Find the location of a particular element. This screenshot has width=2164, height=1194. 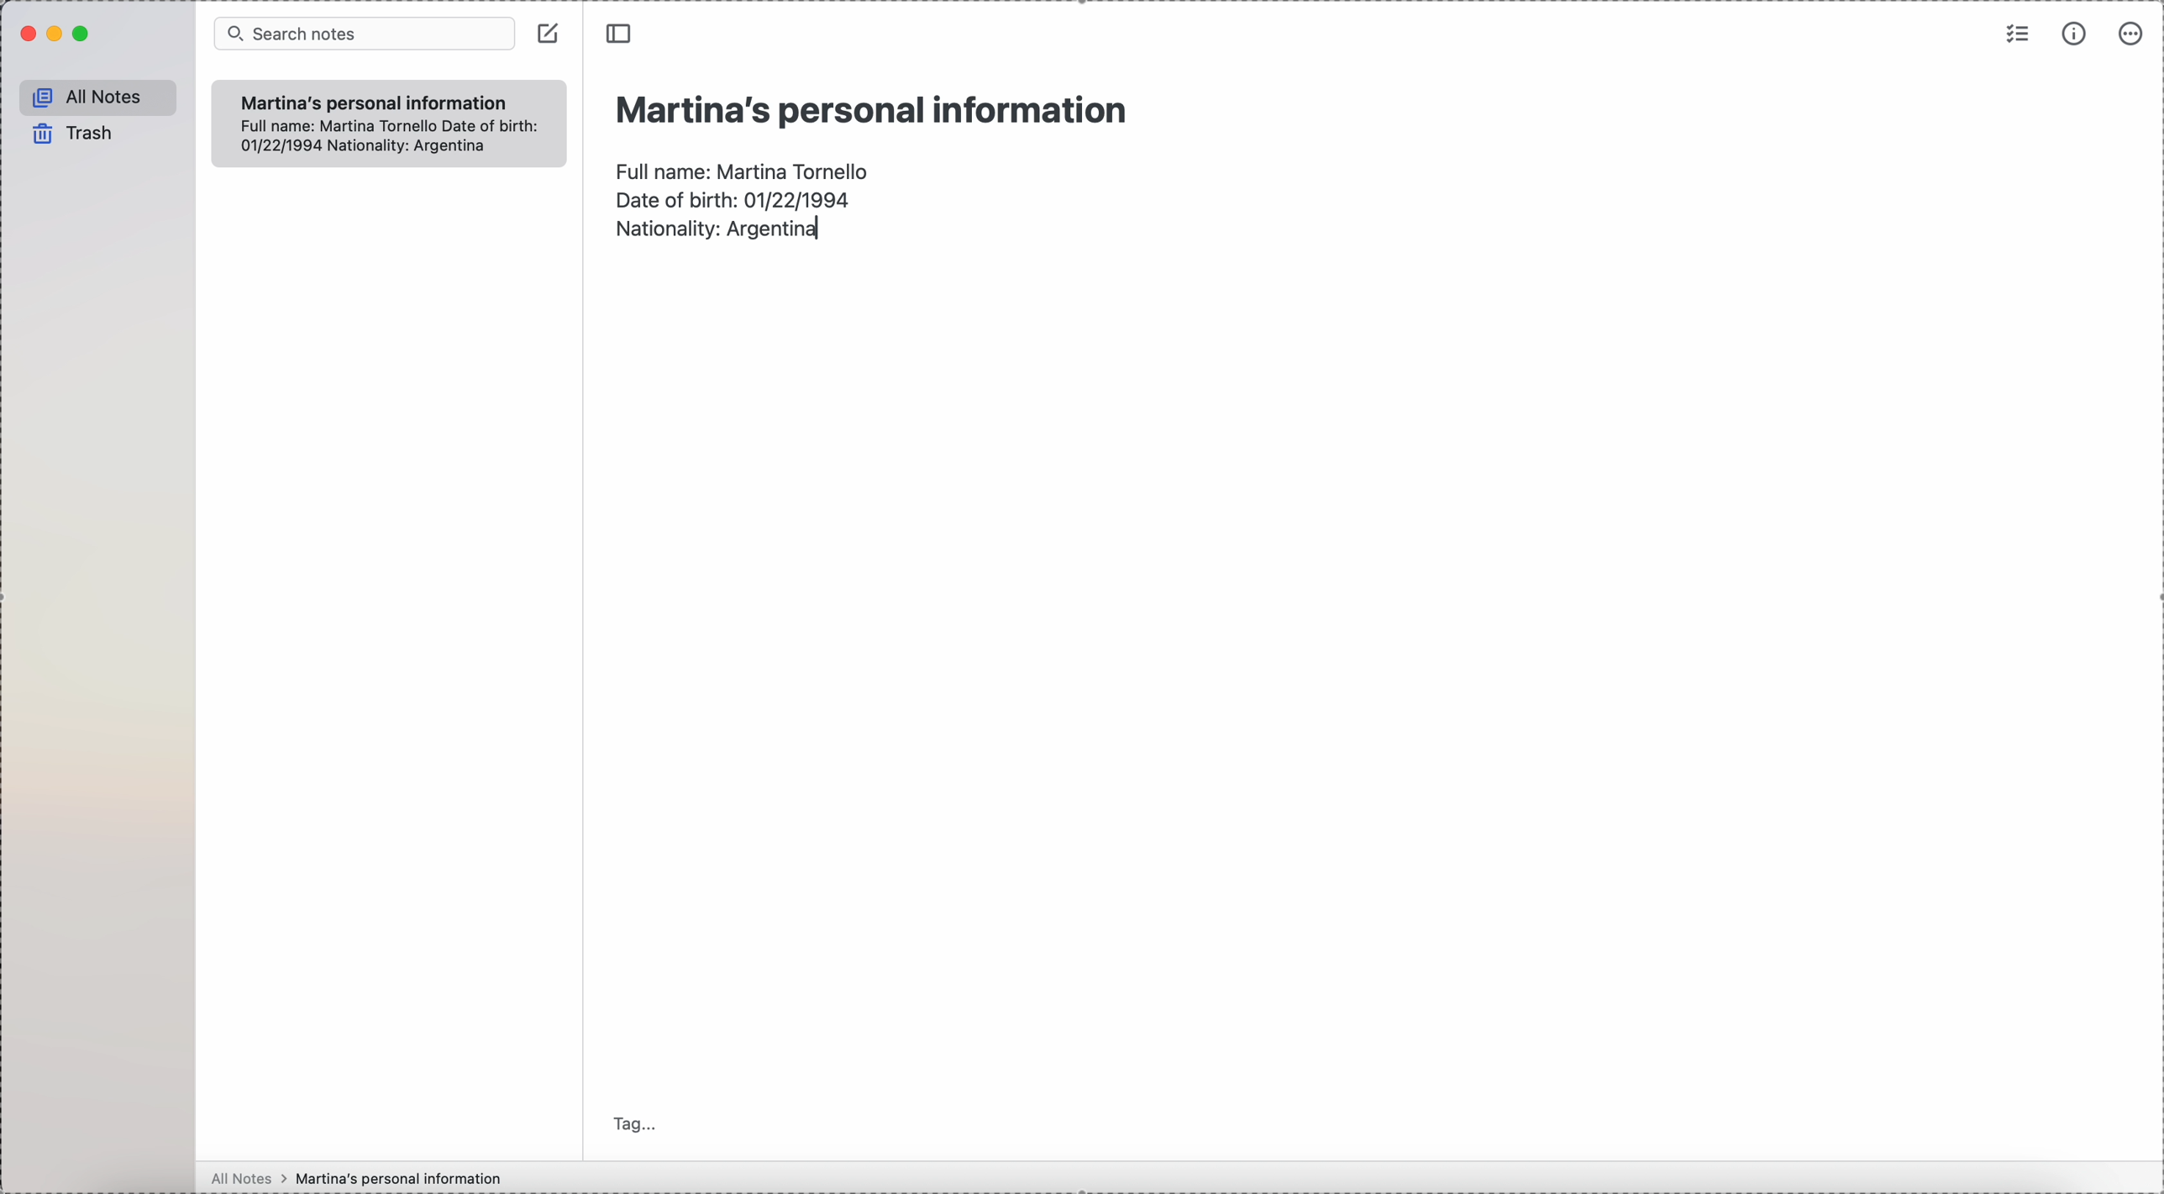

metrics is located at coordinates (2077, 34).